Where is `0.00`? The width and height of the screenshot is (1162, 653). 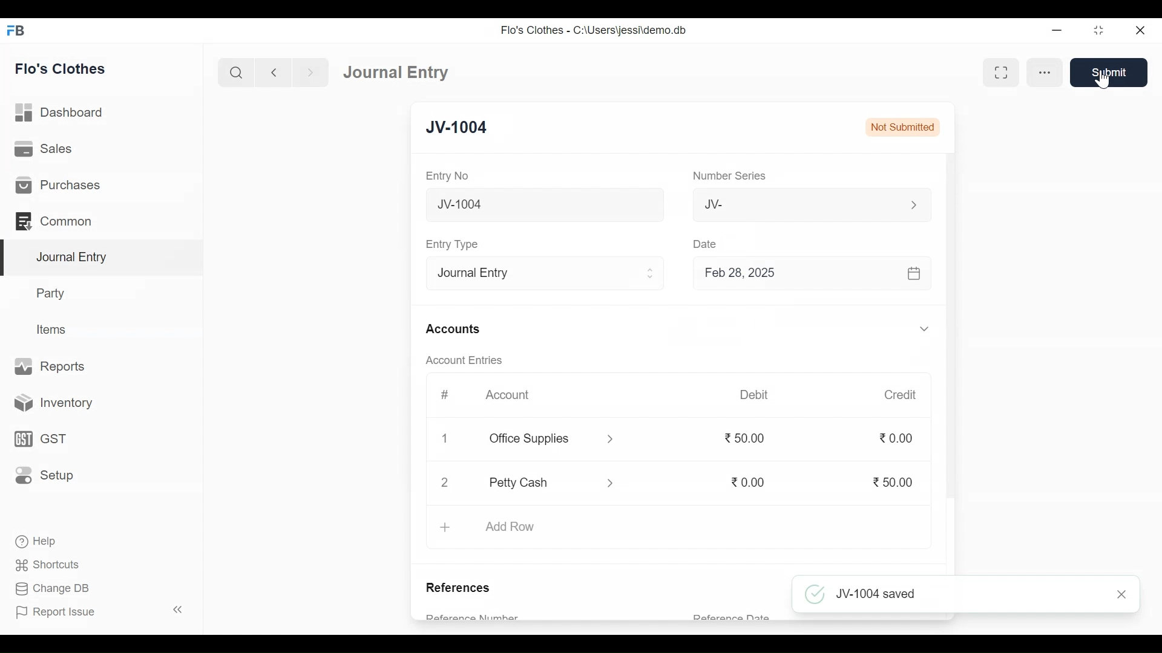
0.00 is located at coordinates (749, 481).